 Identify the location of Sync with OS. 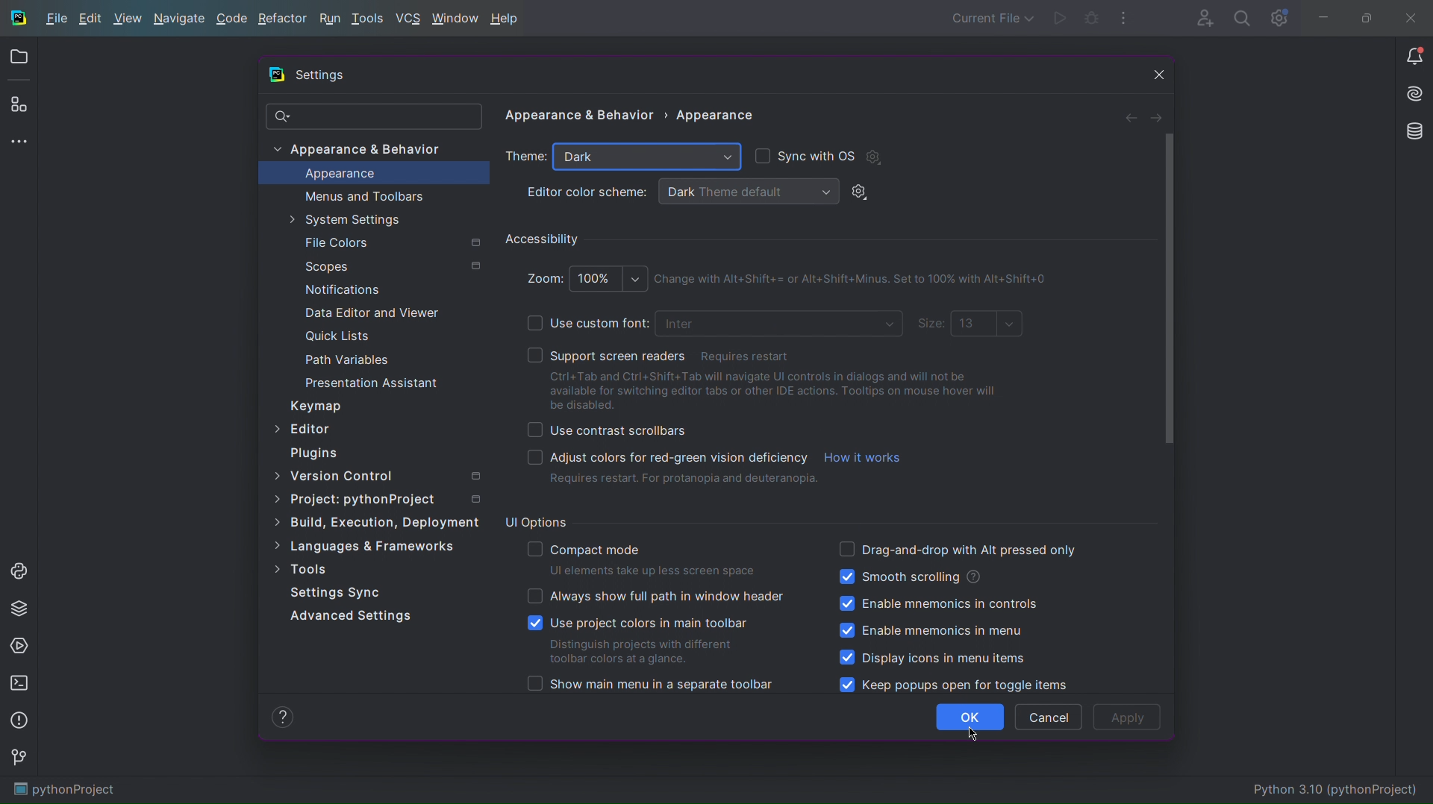
(805, 154).